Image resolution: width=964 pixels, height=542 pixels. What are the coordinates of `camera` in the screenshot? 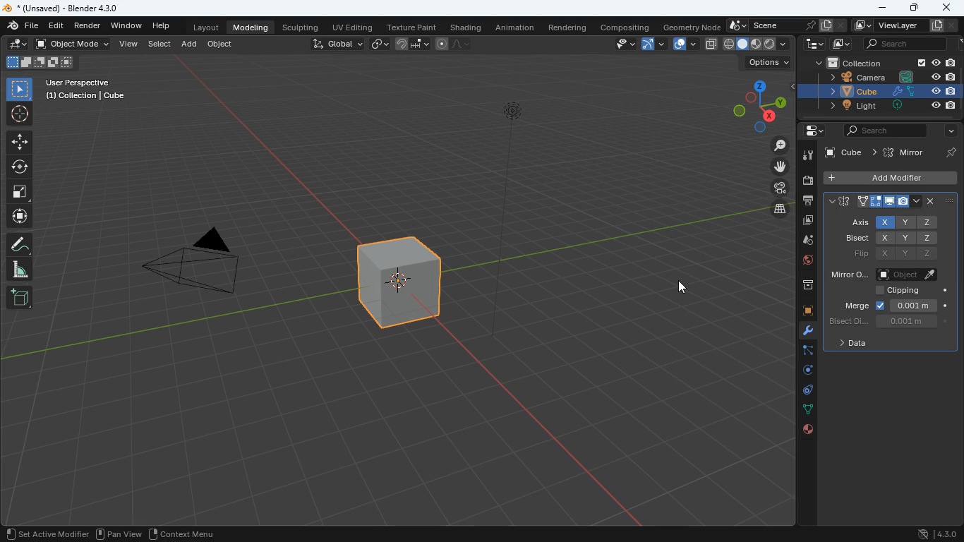 It's located at (847, 76).